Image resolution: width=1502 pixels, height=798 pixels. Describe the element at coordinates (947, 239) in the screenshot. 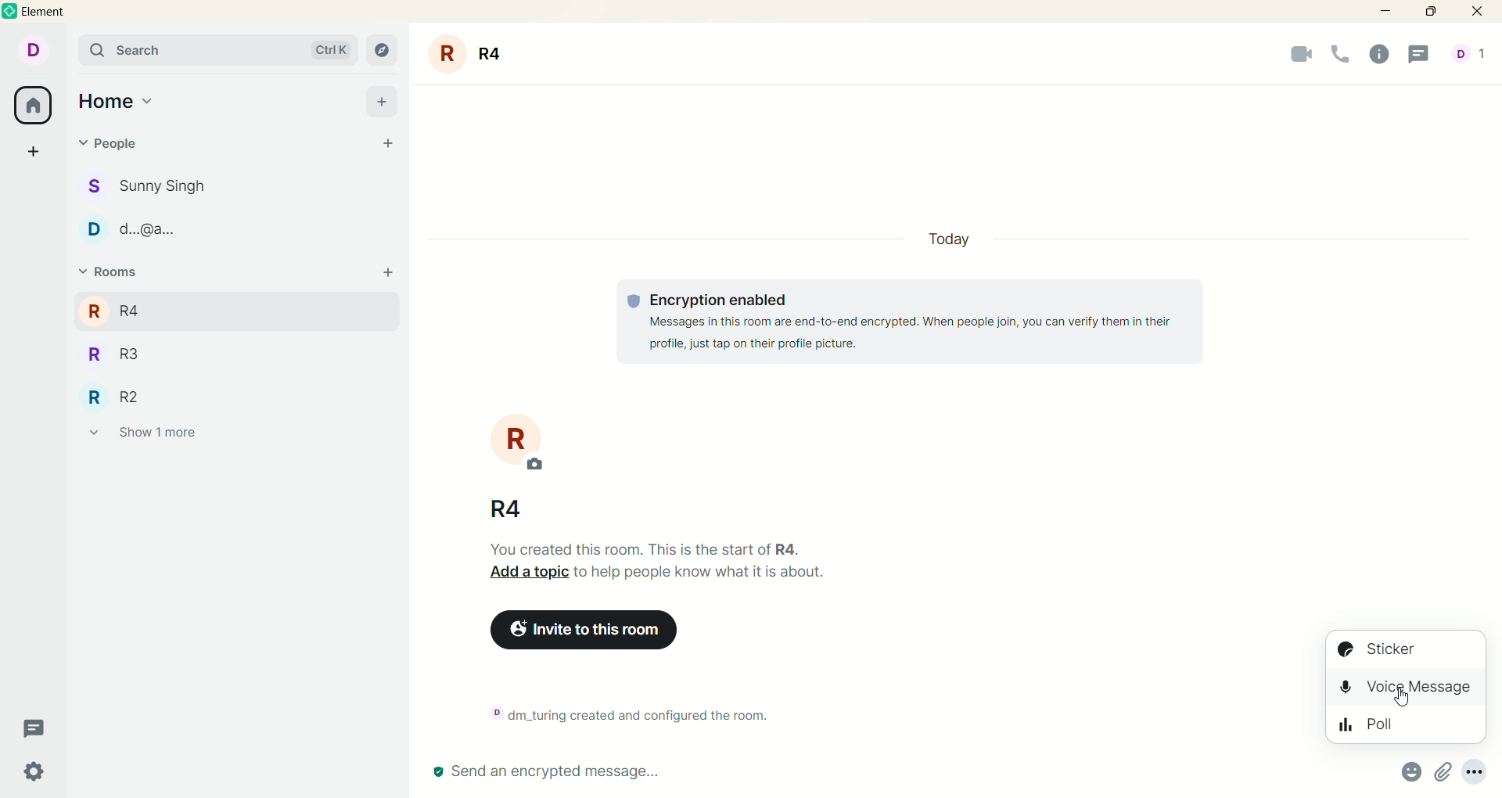

I see `today` at that location.